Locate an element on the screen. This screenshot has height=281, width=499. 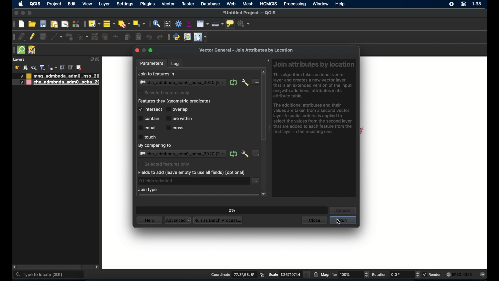
identify feature is located at coordinates (156, 24).